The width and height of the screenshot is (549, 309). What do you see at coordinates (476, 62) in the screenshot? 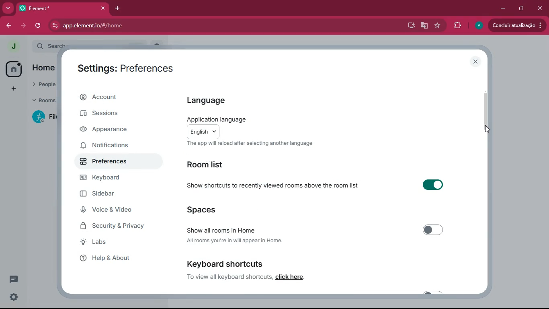
I see `close` at bounding box center [476, 62].